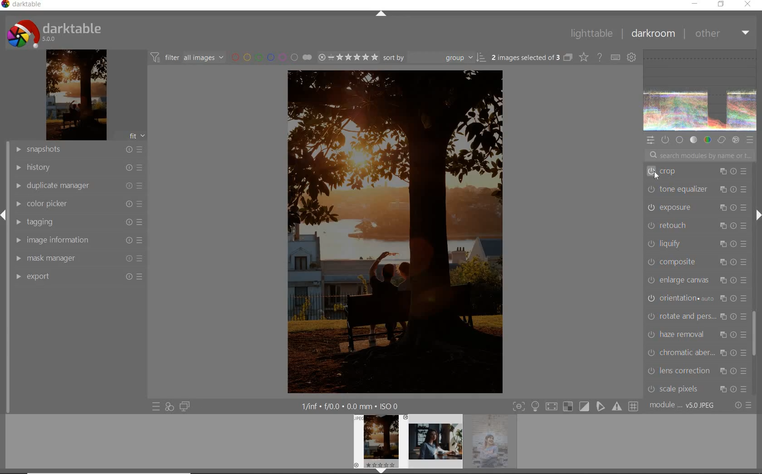 The height and width of the screenshot is (474, 762). Describe the element at coordinates (736, 140) in the screenshot. I see `effect ` at that location.